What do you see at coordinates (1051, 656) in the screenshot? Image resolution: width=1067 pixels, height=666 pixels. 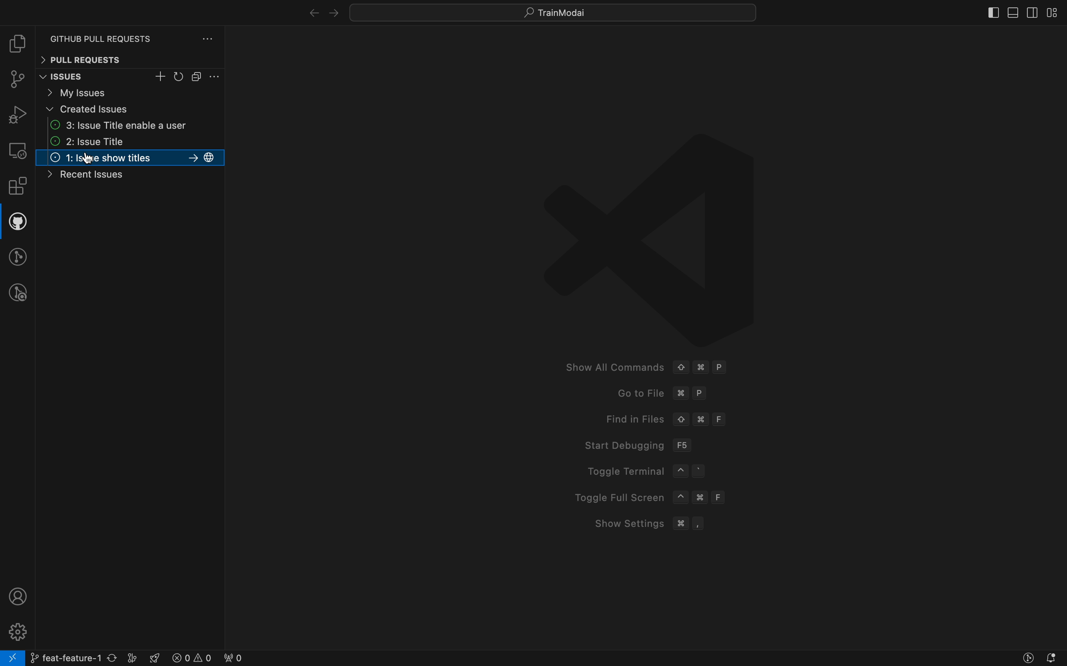 I see `notificatons` at bounding box center [1051, 656].